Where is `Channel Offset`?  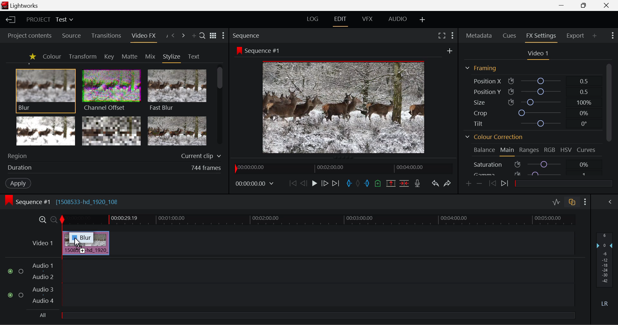
Channel Offset is located at coordinates (110, 89).